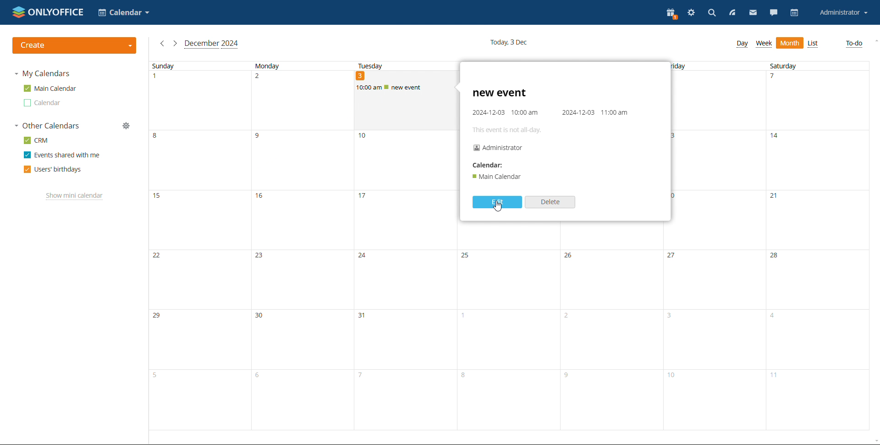  What do you see at coordinates (36, 140) in the screenshot?
I see `crm` at bounding box center [36, 140].